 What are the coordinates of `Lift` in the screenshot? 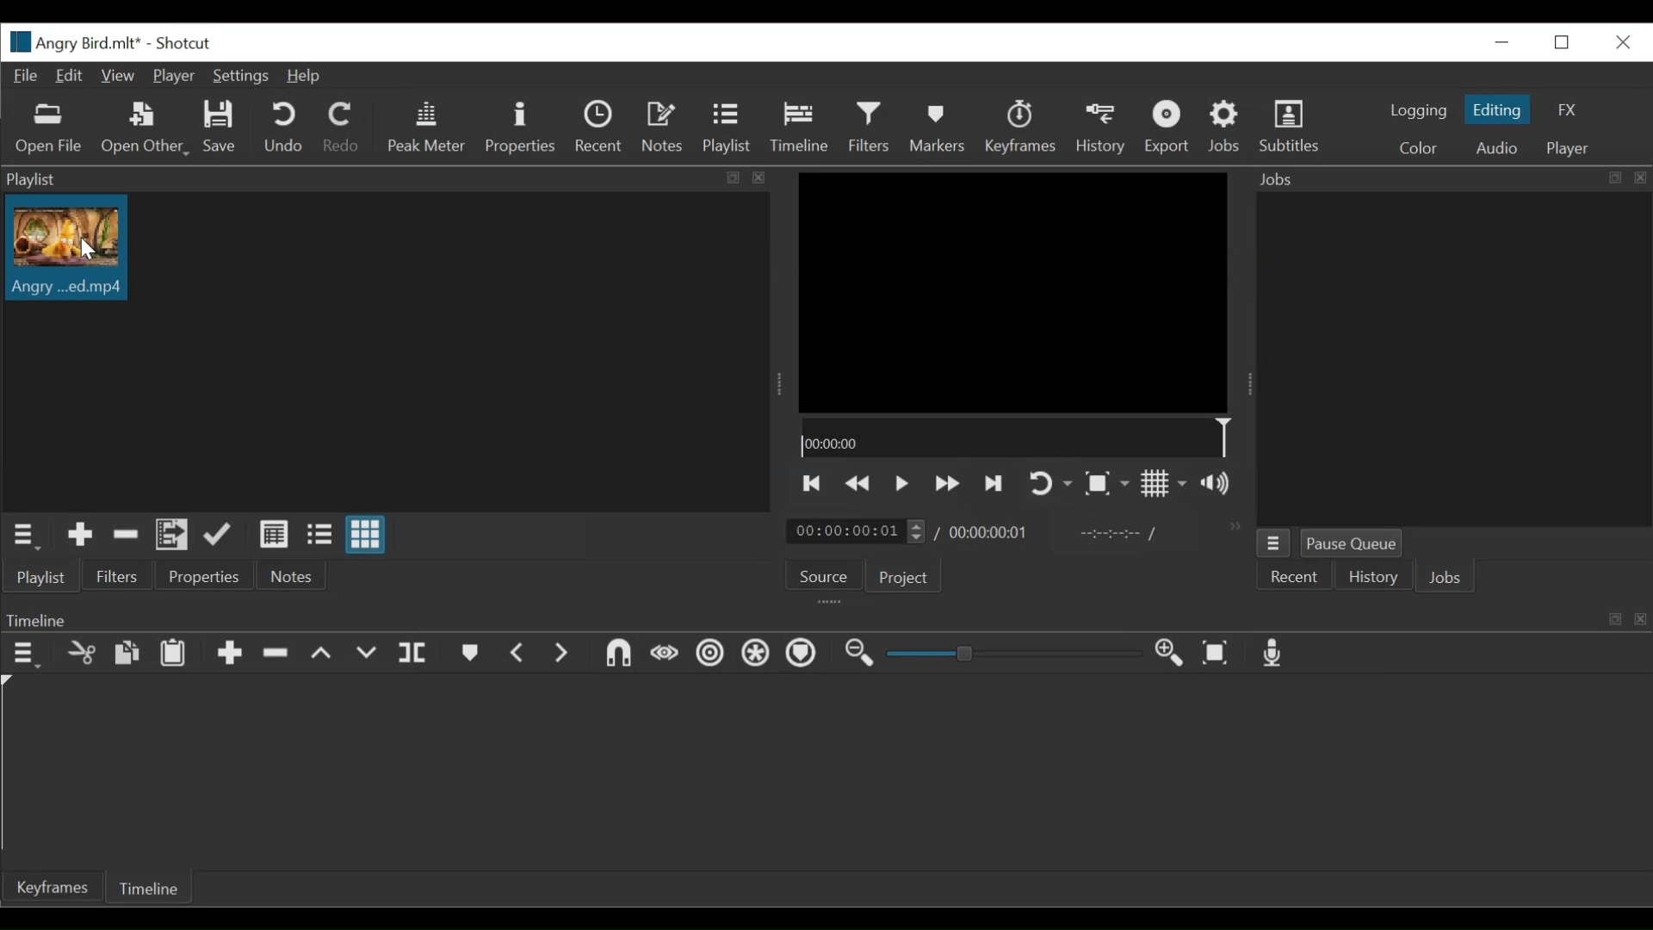 It's located at (324, 654).